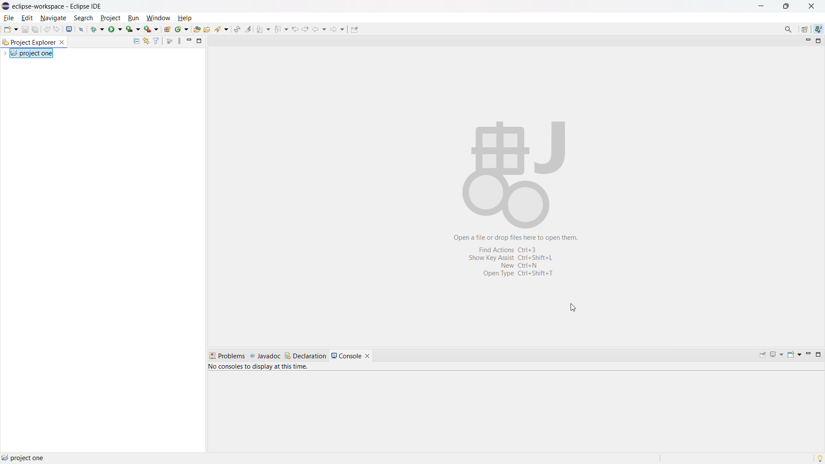  What do you see at coordinates (777, 354) in the screenshot?
I see `display selected console` at bounding box center [777, 354].